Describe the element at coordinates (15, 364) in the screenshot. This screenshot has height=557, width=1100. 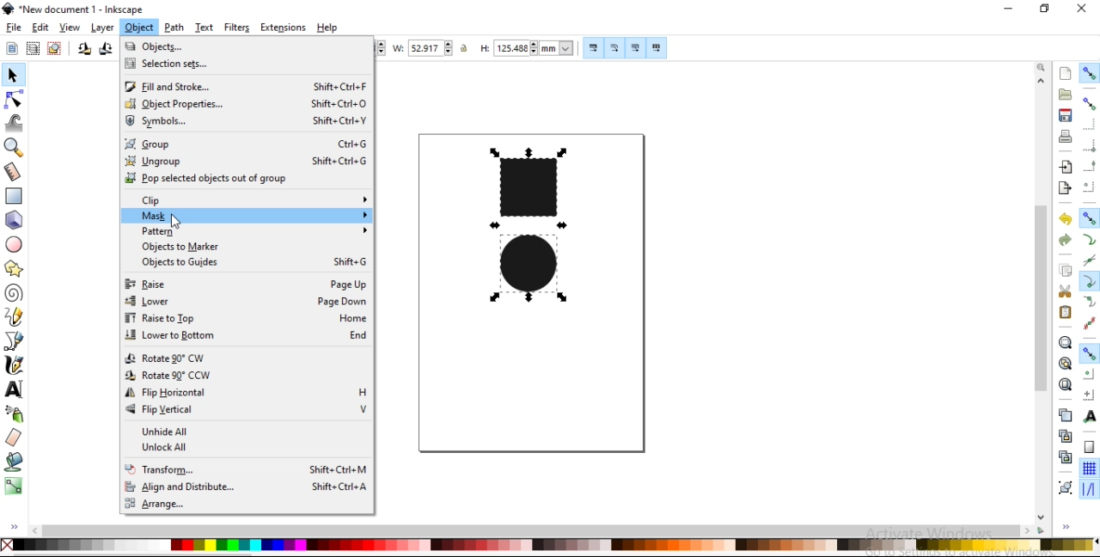
I see `draw calligraphic or brush strokes` at that location.